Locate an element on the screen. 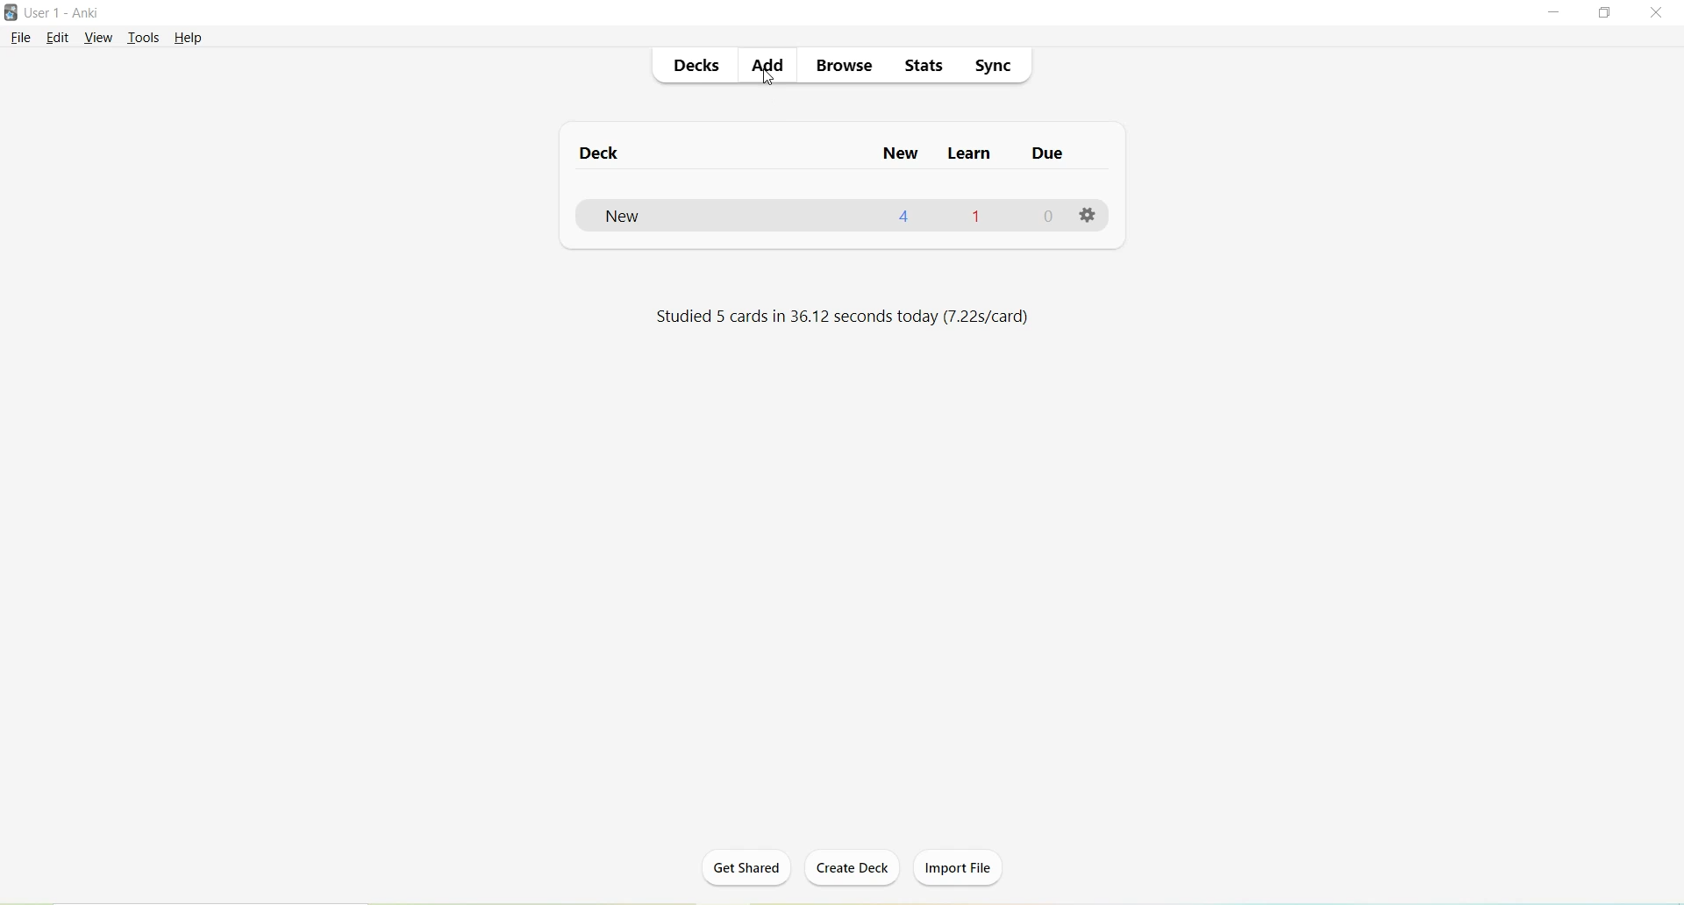 The height and width of the screenshot is (905, 1684). Logo is located at coordinates (11, 12).